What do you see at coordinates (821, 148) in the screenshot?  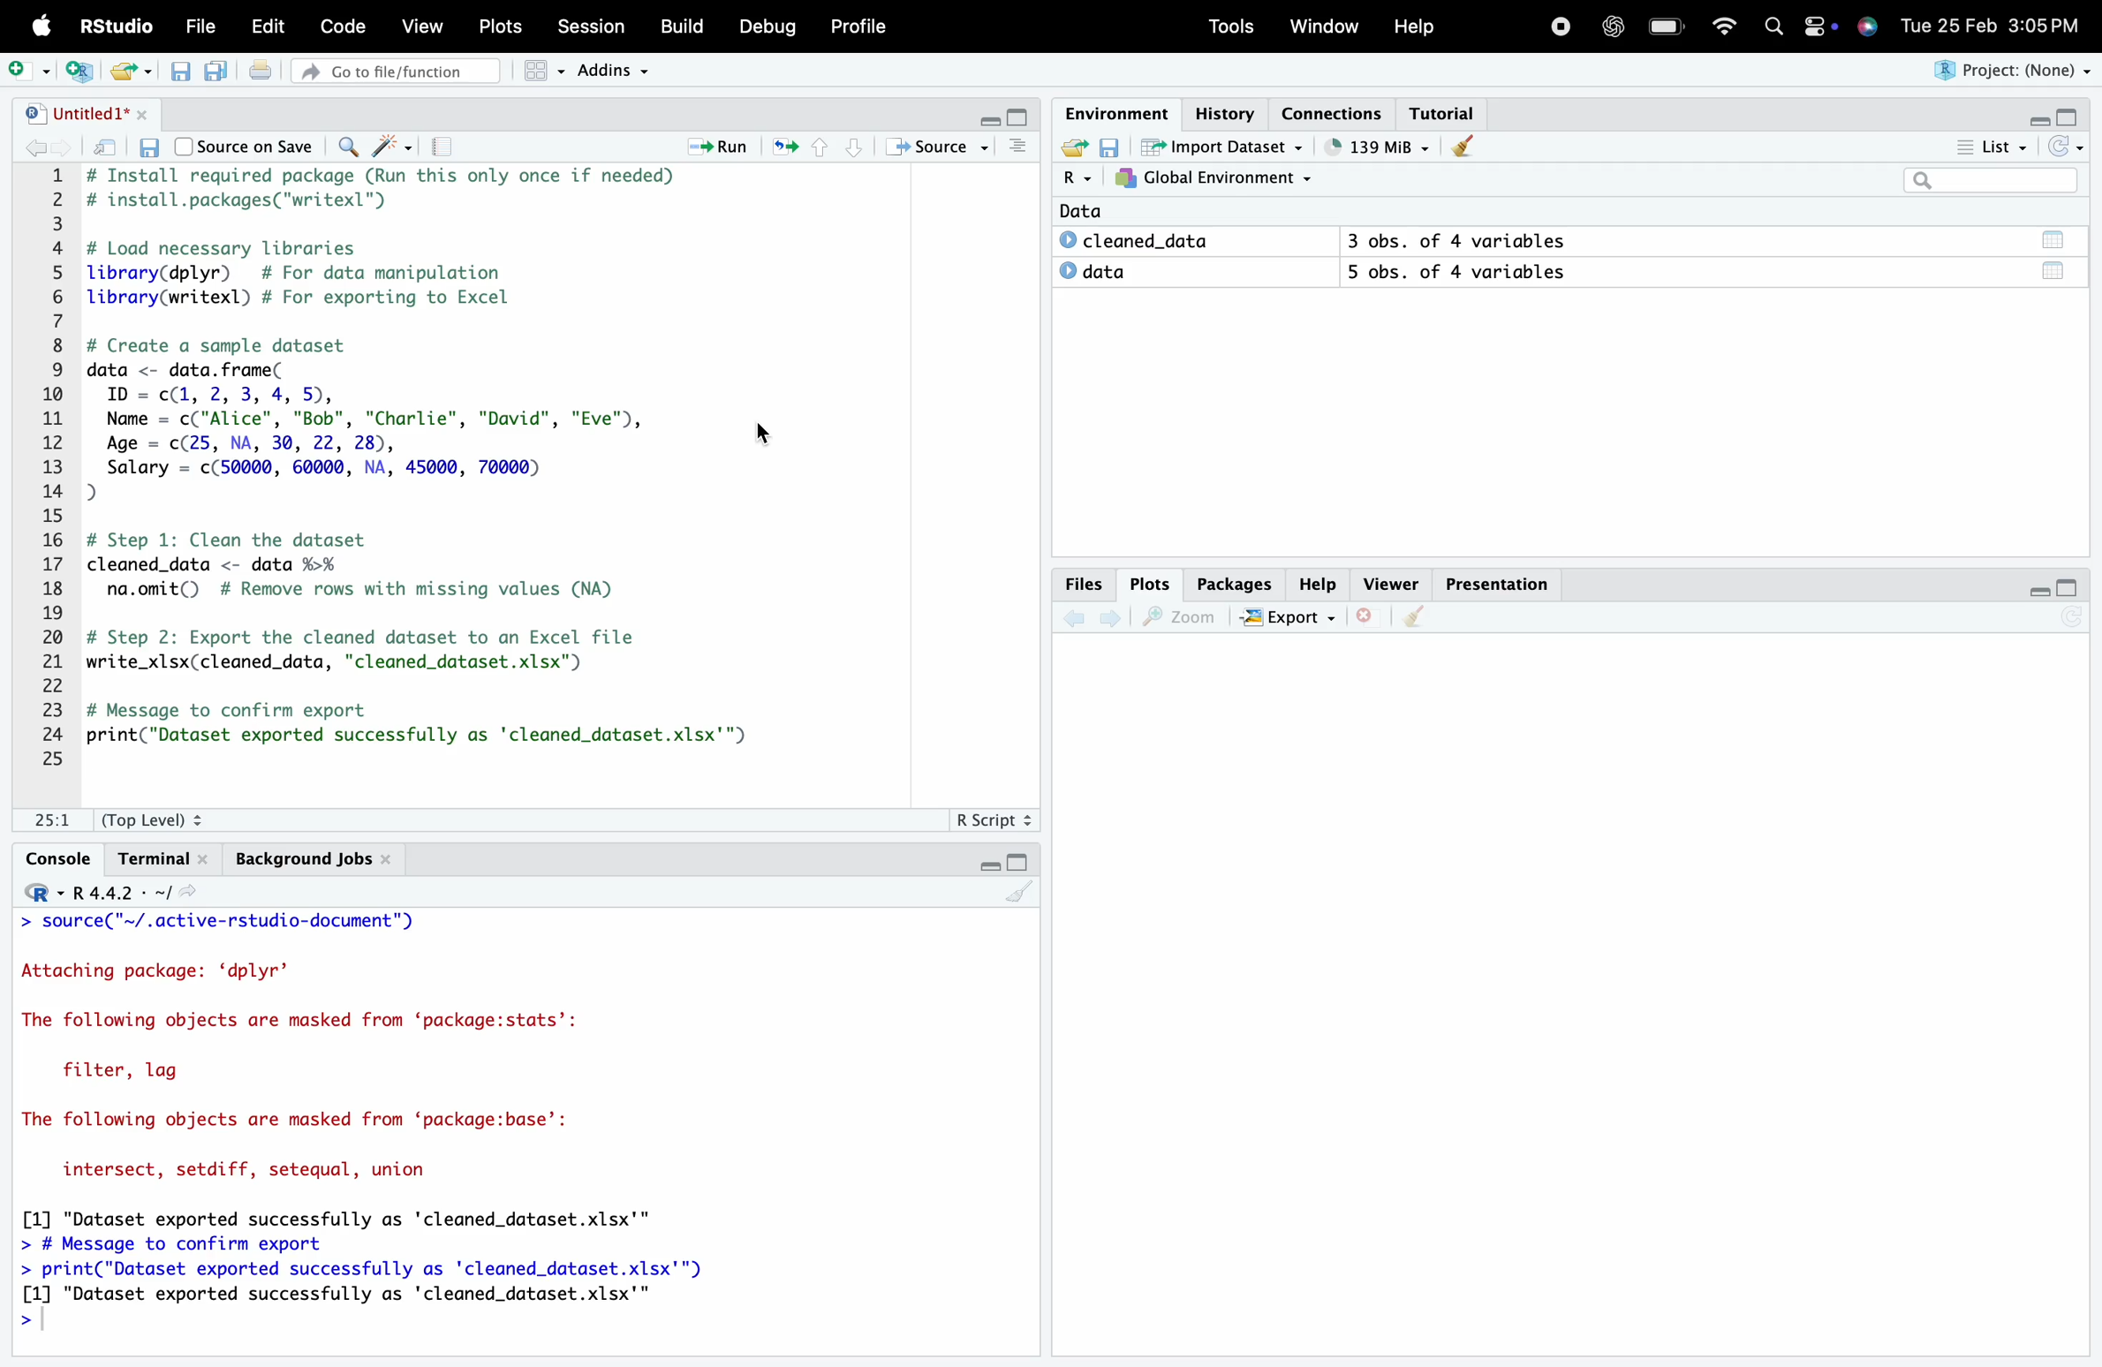 I see `Go to previous section/chunk (Ctrl + PgUp)` at bounding box center [821, 148].